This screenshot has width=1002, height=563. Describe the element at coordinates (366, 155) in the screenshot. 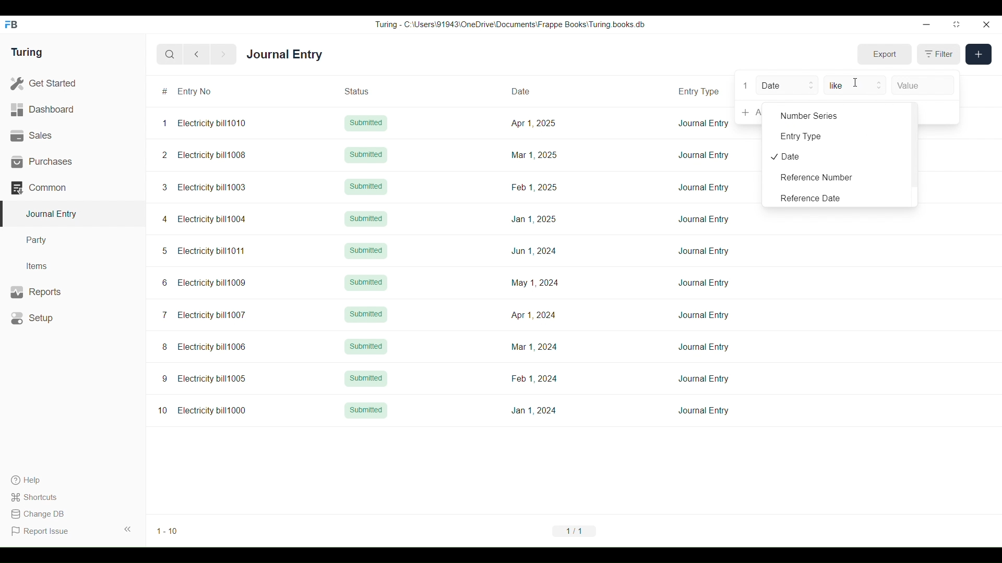

I see `Submitted` at that location.